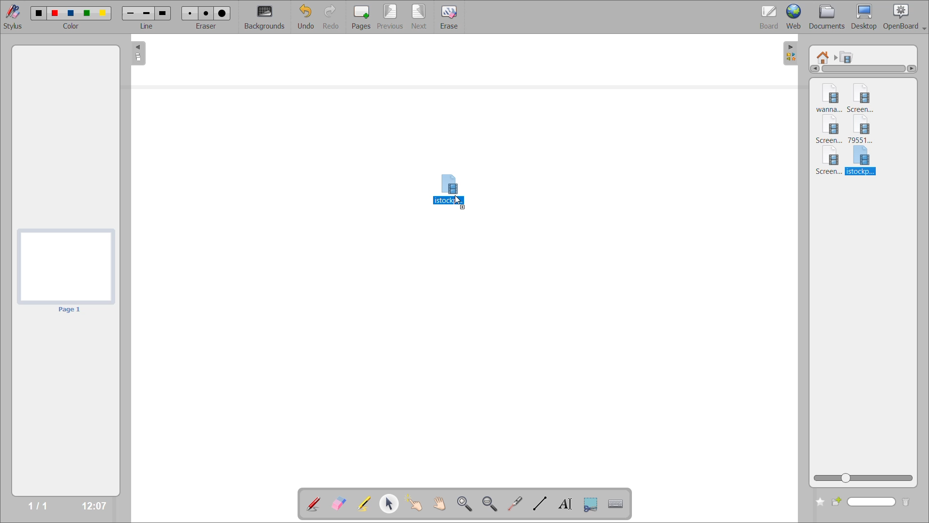  What do you see at coordinates (73, 27) in the screenshot?
I see `color ` at bounding box center [73, 27].